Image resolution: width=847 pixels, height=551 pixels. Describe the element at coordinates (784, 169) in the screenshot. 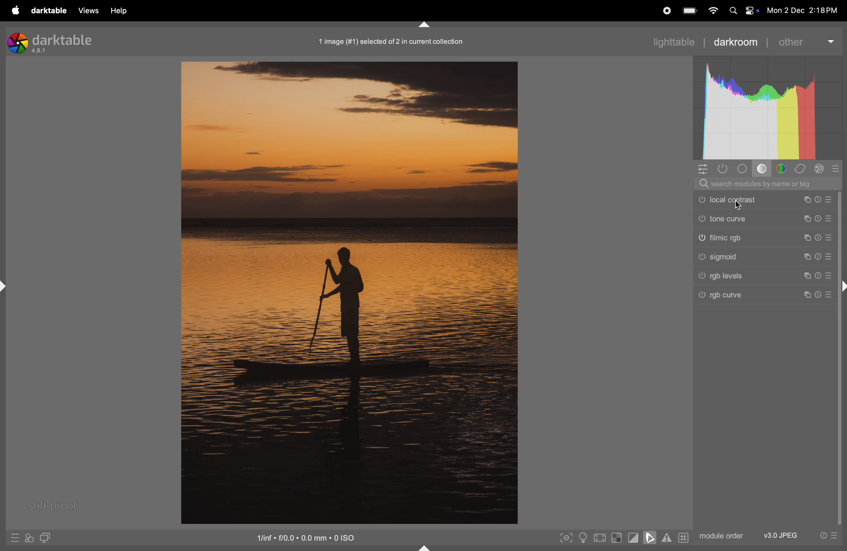

I see `color` at that location.